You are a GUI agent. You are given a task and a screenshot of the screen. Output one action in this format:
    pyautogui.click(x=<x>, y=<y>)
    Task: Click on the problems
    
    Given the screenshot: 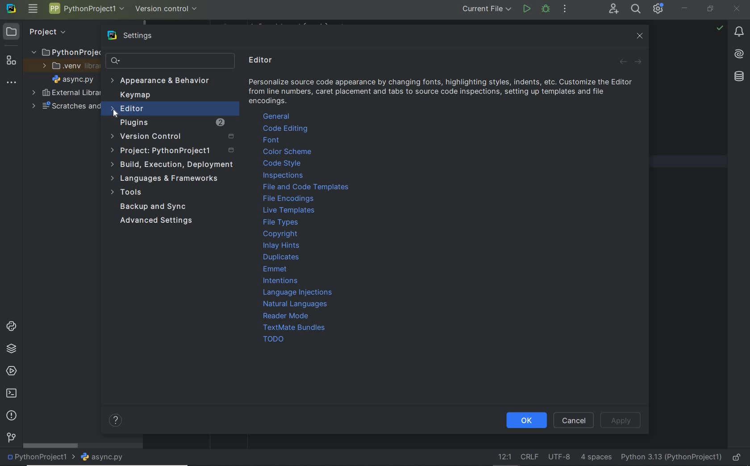 What is the action you would take?
    pyautogui.click(x=11, y=416)
    